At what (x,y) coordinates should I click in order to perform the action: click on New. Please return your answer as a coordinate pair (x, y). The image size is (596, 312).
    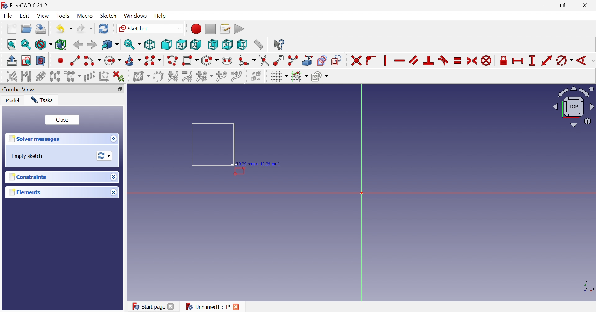
    Looking at the image, I should click on (11, 29).